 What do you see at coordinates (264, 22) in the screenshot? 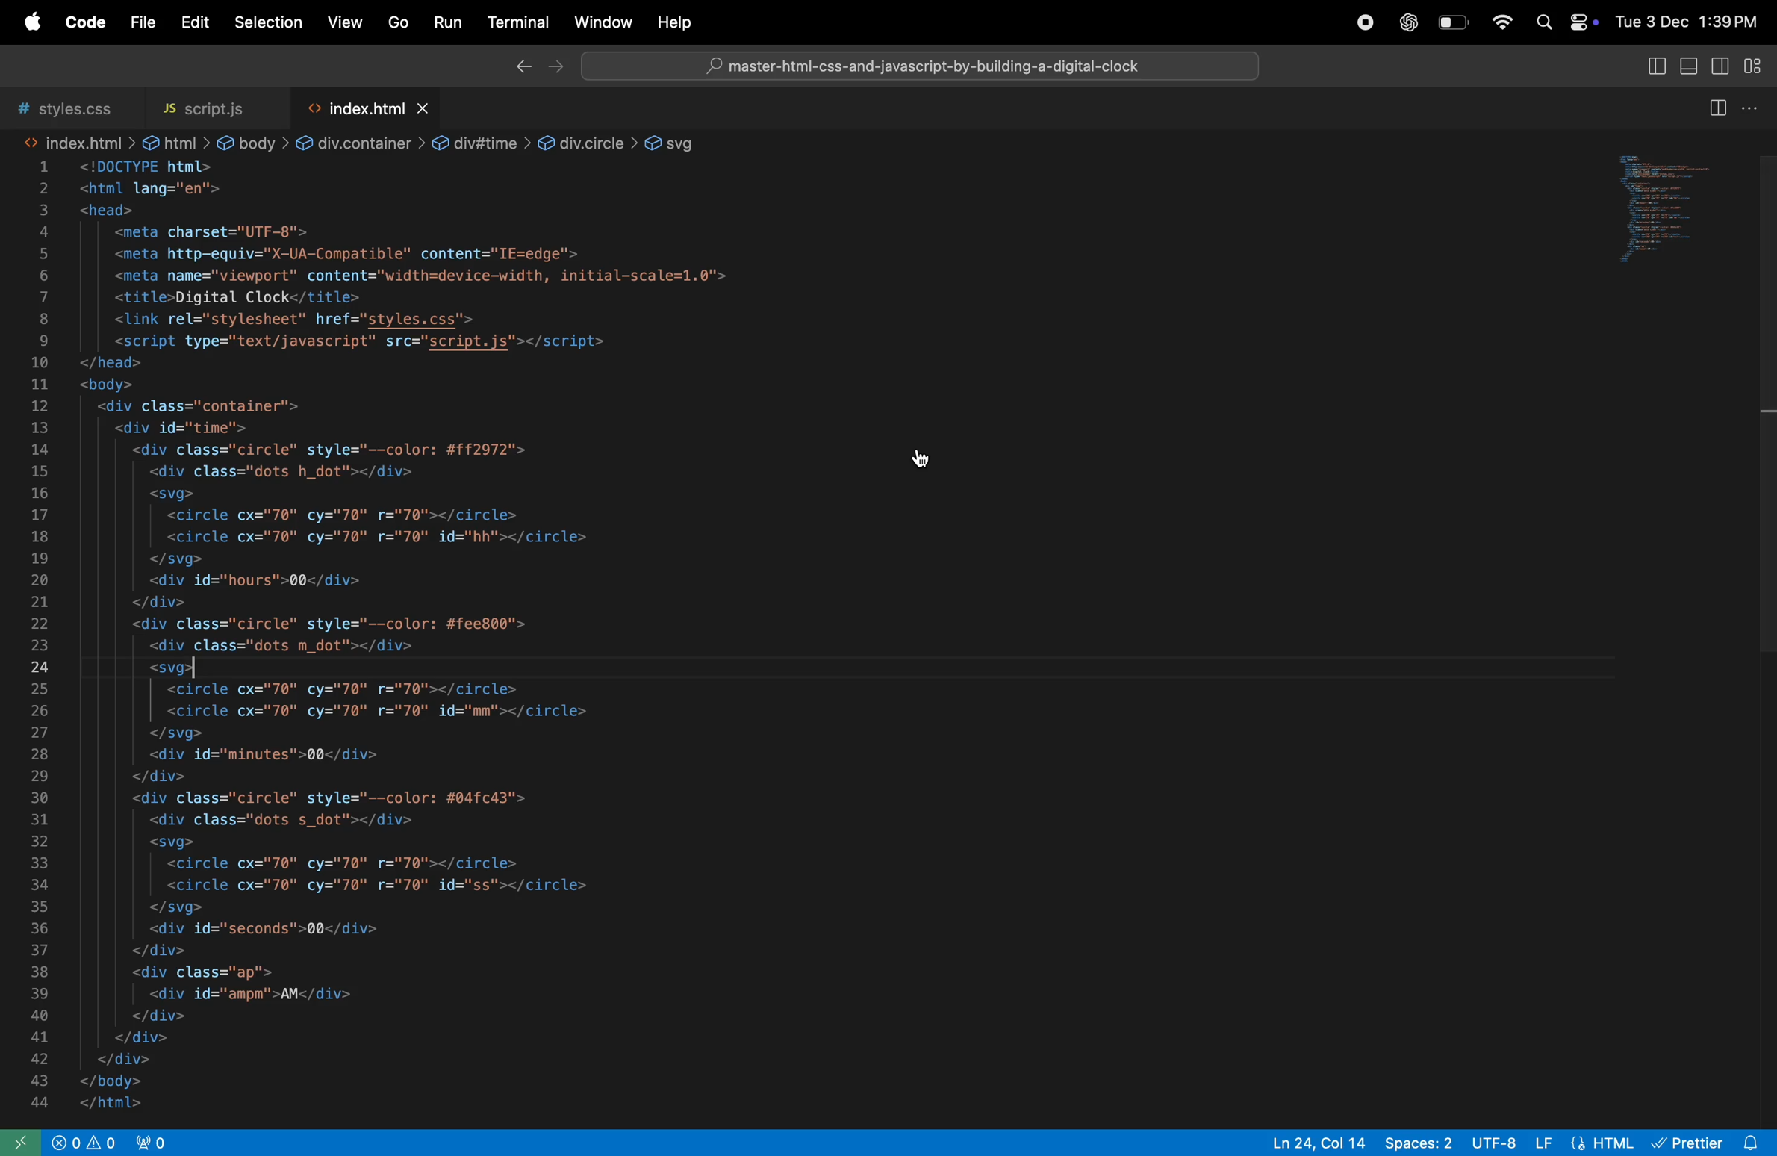
I see `selection` at bounding box center [264, 22].